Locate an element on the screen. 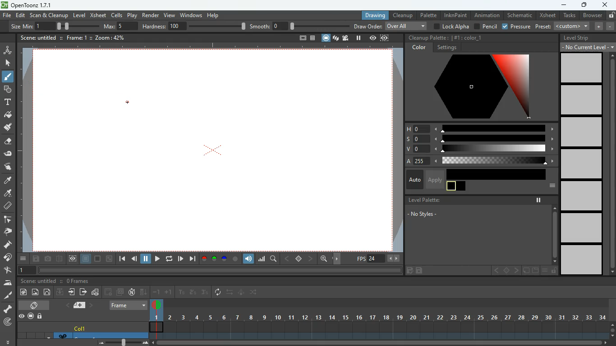  pump is located at coordinates (8, 245).